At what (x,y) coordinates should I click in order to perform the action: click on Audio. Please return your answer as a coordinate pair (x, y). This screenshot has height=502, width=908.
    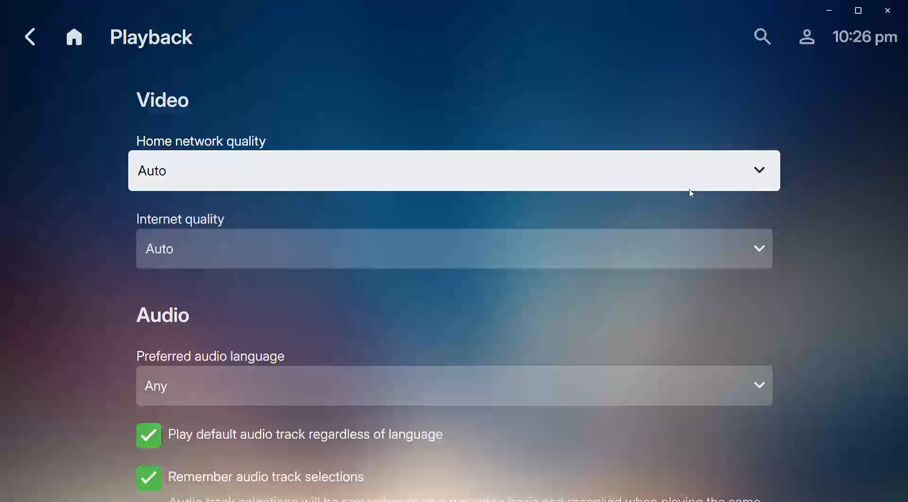
    Looking at the image, I should click on (169, 315).